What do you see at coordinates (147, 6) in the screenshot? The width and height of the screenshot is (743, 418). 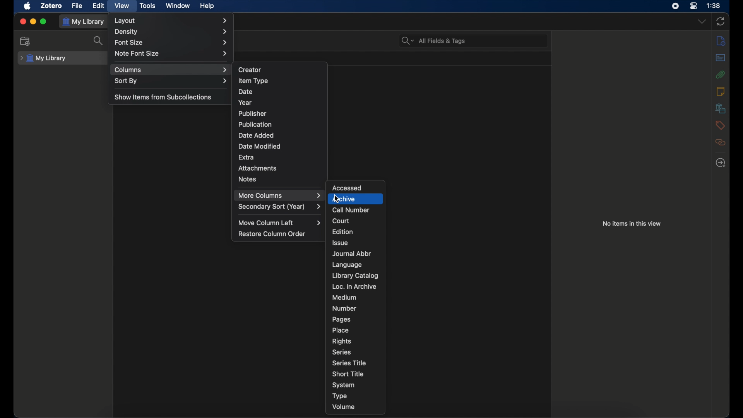 I see `tools` at bounding box center [147, 6].